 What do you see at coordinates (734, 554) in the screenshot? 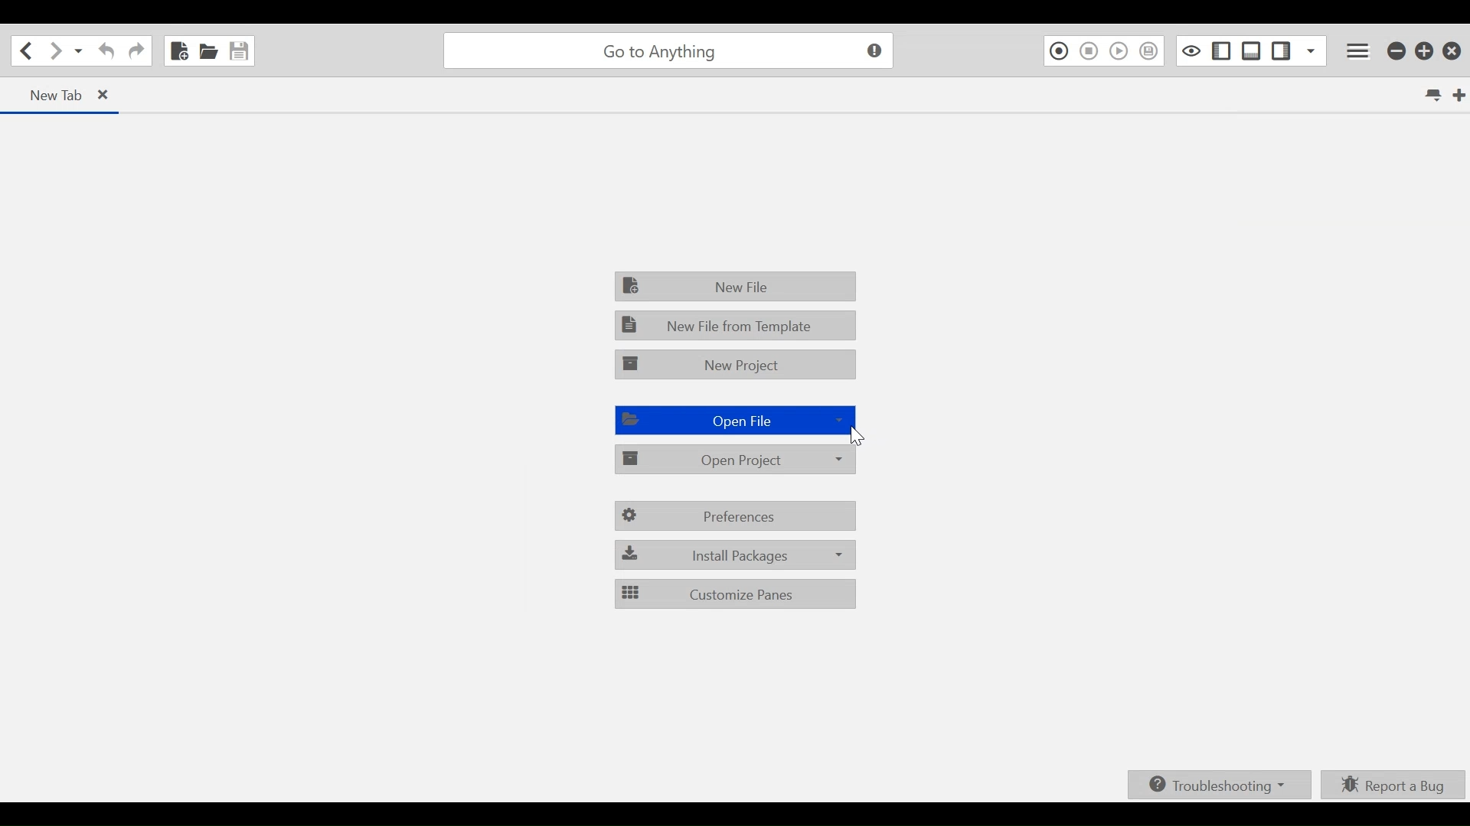
I see `Install packages` at bounding box center [734, 554].